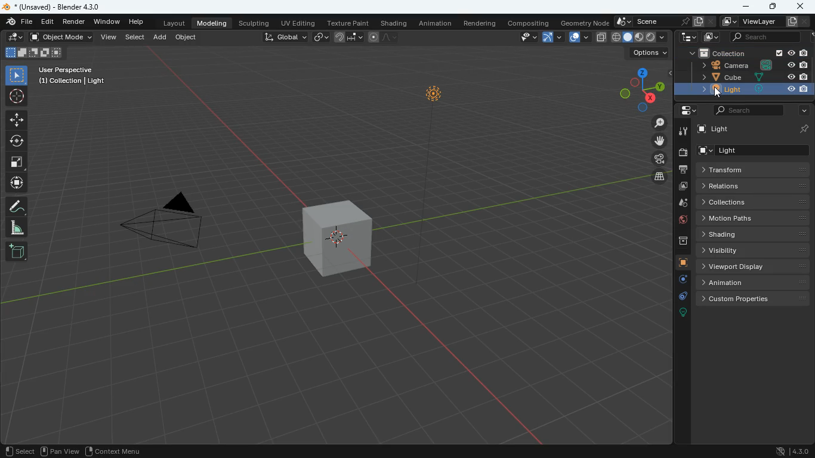 The height and width of the screenshot is (458, 815). I want to click on Context menu, so click(120, 451).